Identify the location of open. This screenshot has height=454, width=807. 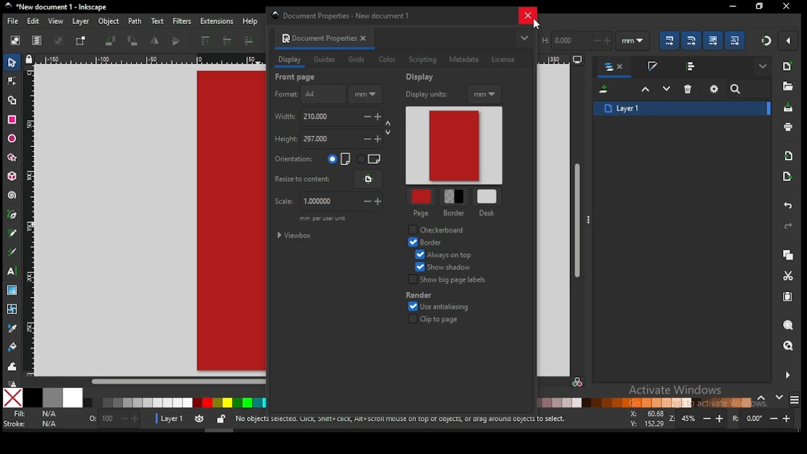
(787, 86).